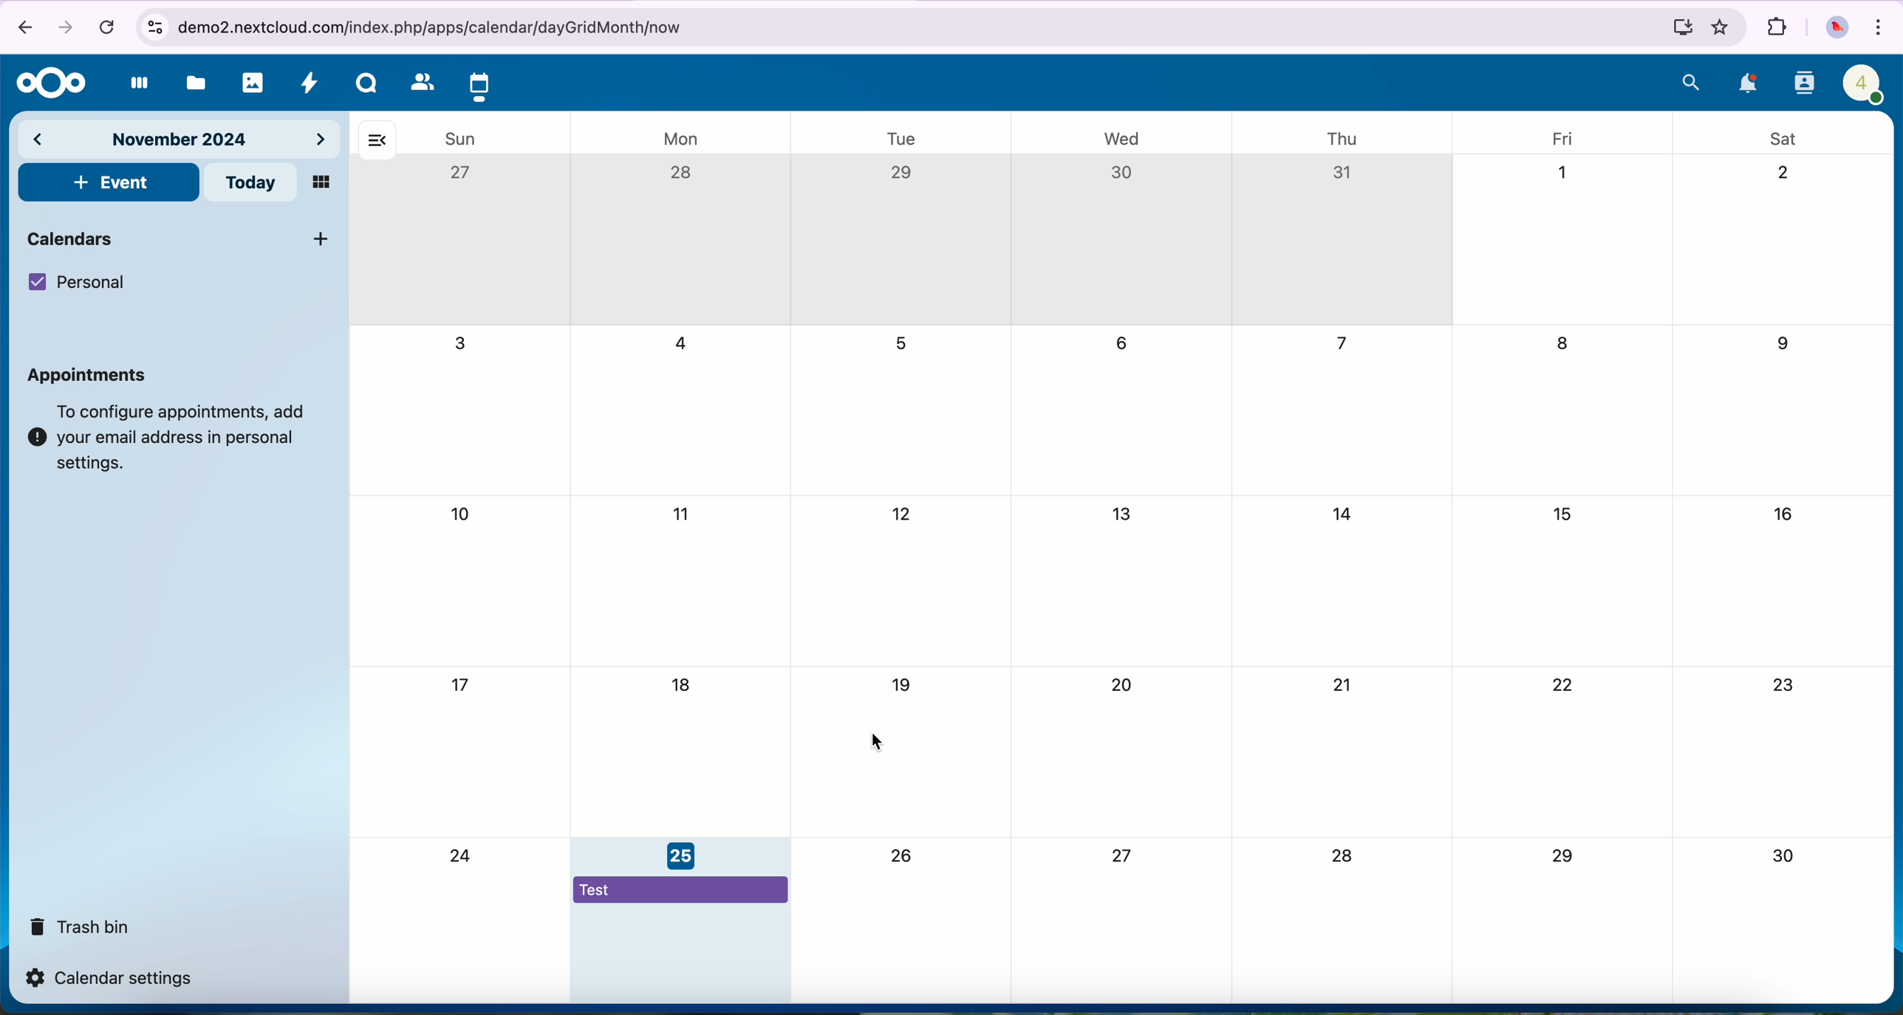 The height and width of the screenshot is (1015, 1903). Describe the element at coordinates (1784, 173) in the screenshot. I see `2` at that location.